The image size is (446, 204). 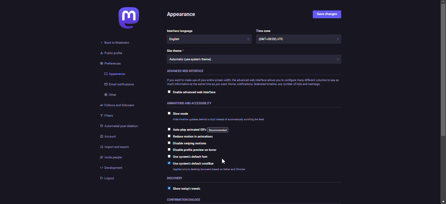 What do you see at coordinates (182, 30) in the screenshot?
I see `language` at bounding box center [182, 30].